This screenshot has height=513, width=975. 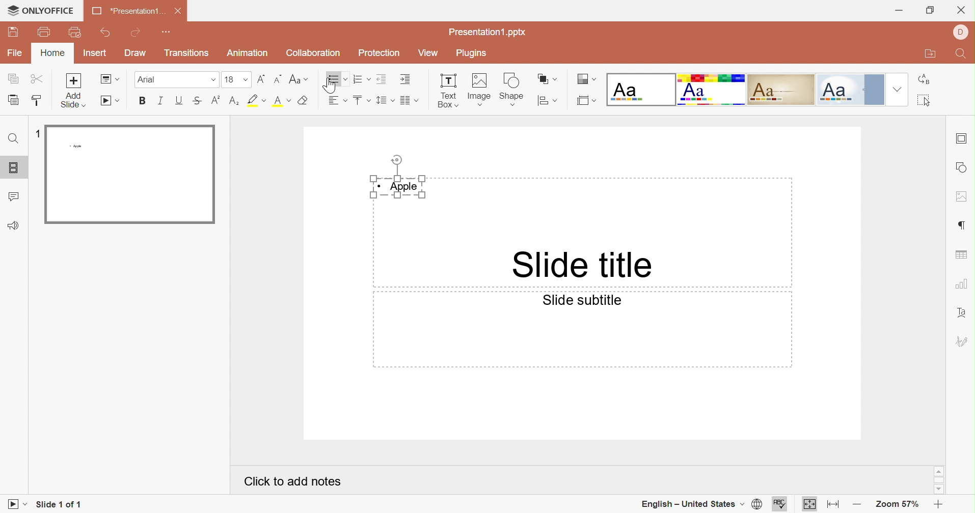 What do you see at coordinates (188, 54) in the screenshot?
I see `Transitions` at bounding box center [188, 54].